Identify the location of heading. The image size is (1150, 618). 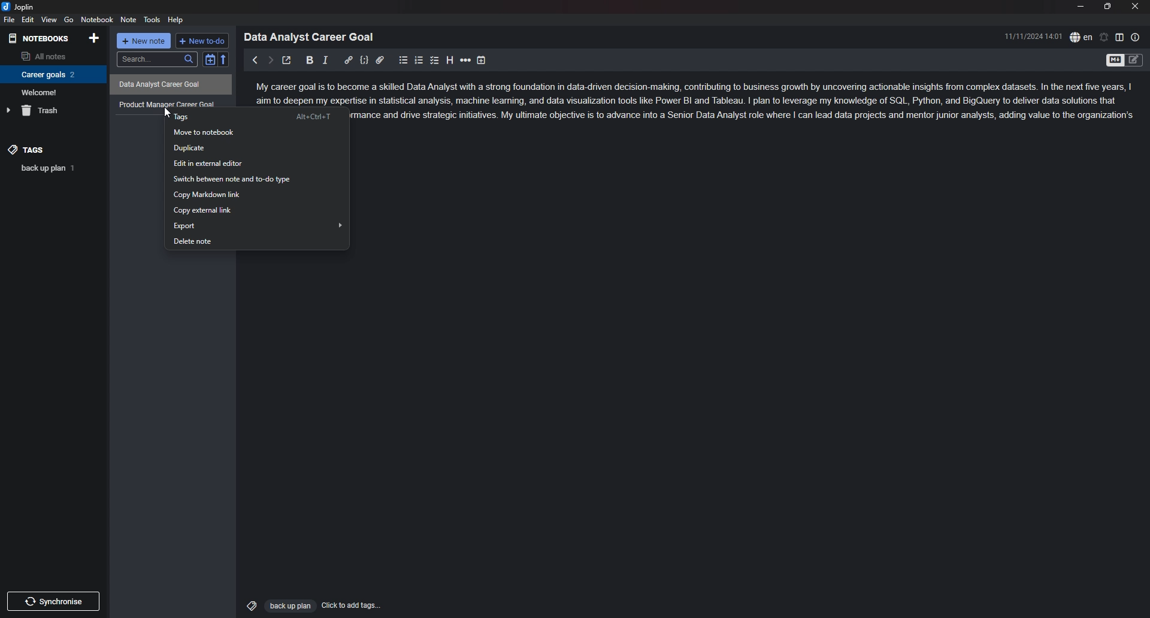
(450, 60).